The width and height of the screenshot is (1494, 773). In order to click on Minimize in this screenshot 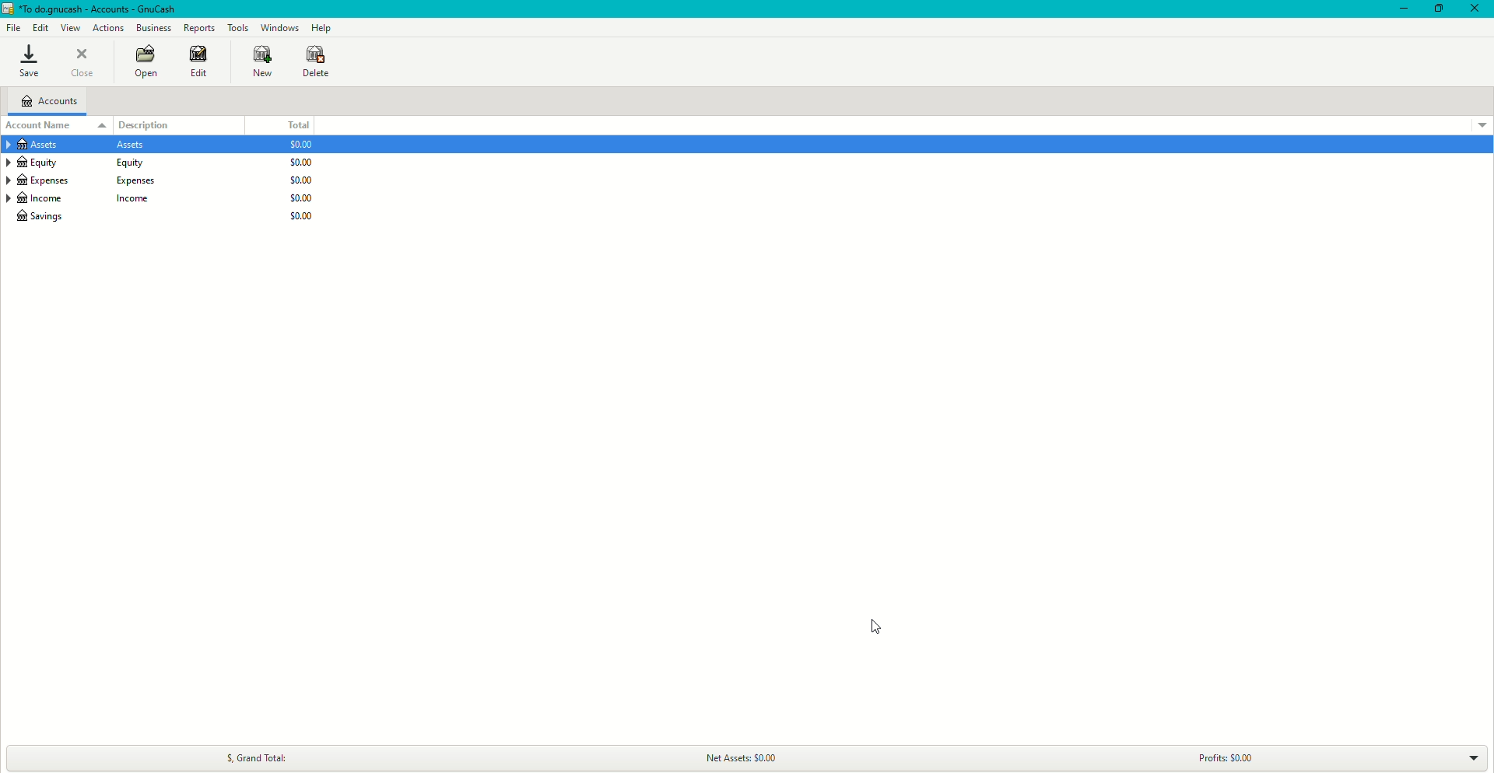, I will do `click(1399, 9)`.